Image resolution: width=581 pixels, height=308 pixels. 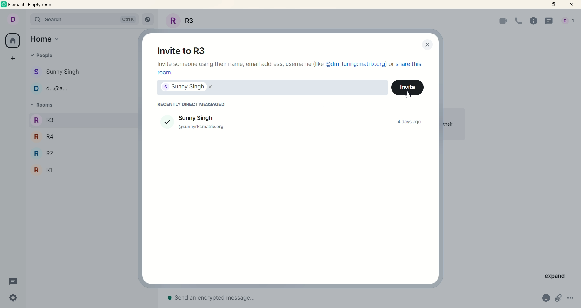 I want to click on 4 days ago, so click(x=409, y=123).